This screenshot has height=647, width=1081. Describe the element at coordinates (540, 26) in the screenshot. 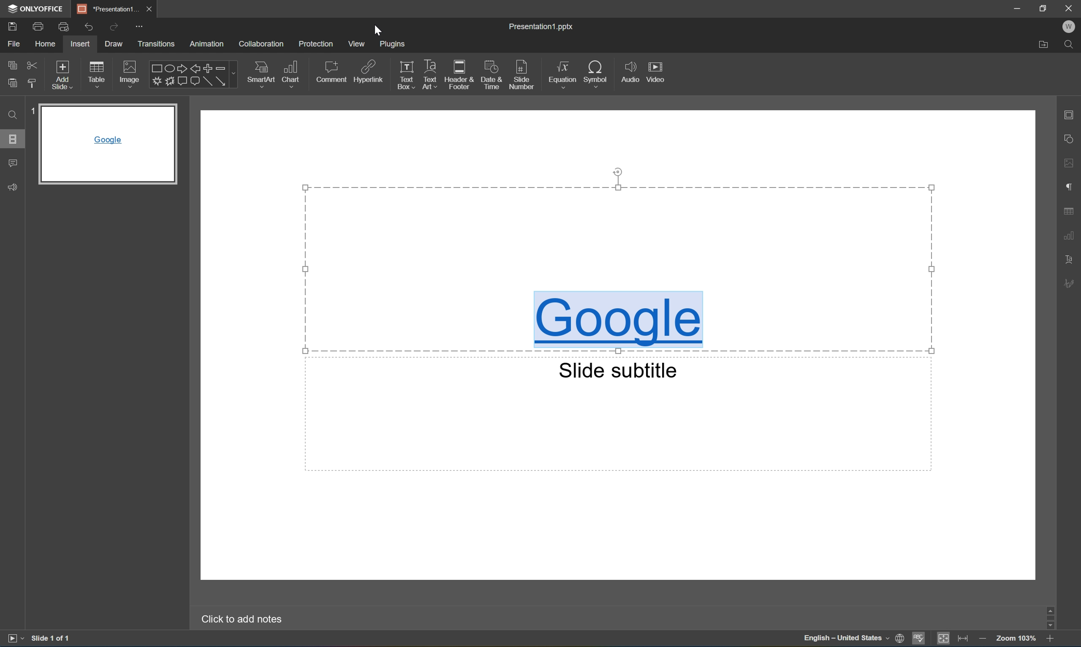

I see `Presentation1.pptx` at that location.